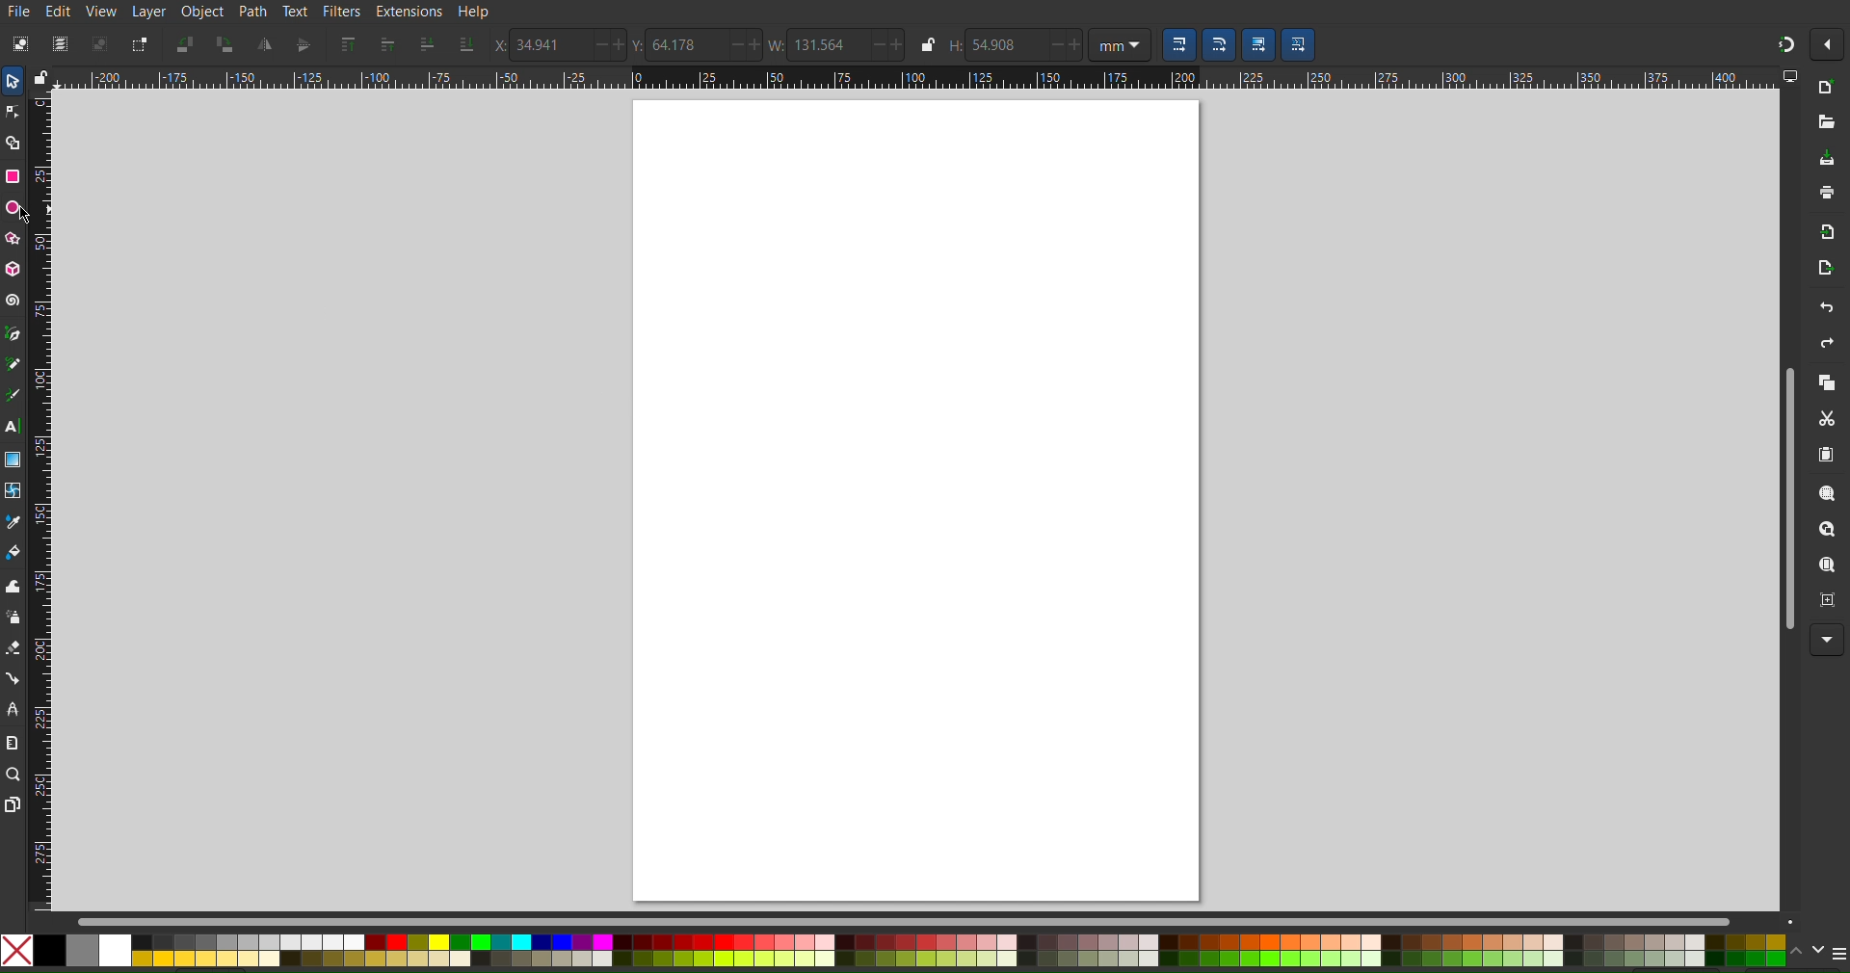  What do you see at coordinates (408, 12) in the screenshot?
I see `Extensions` at bounding box center [408, 12].